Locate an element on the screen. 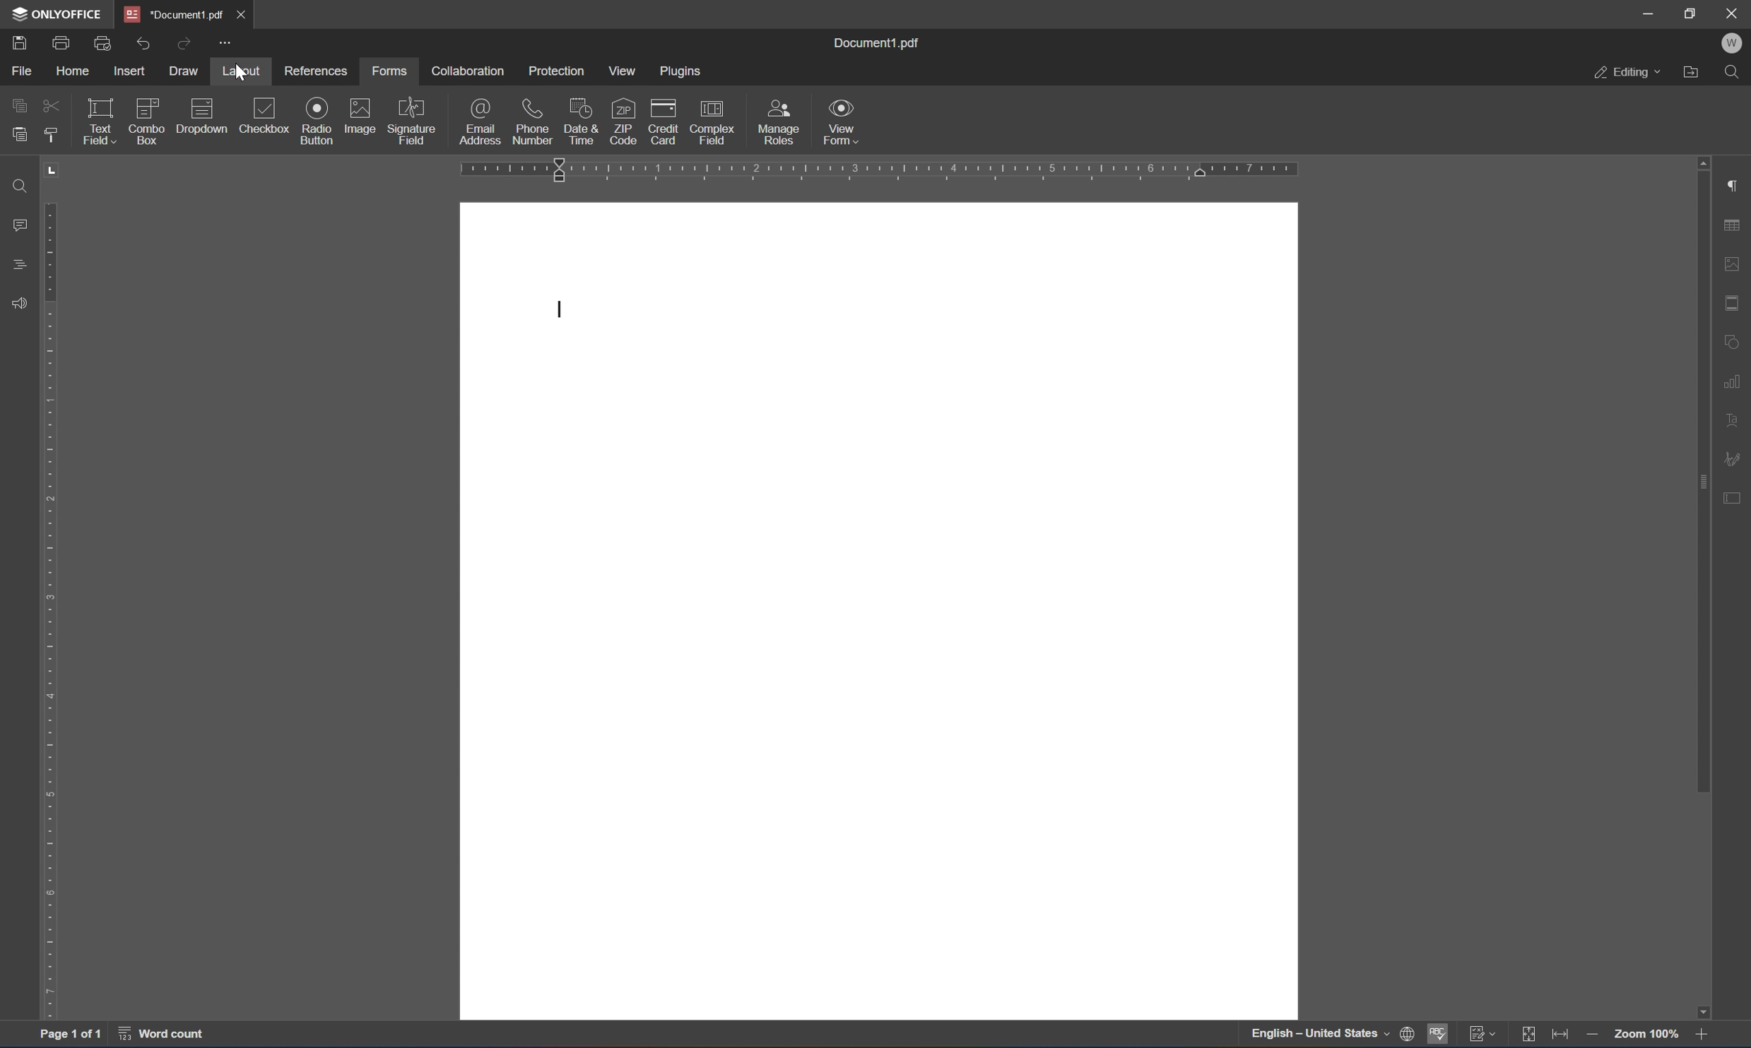  combo box is located at coordinates (146, 115).